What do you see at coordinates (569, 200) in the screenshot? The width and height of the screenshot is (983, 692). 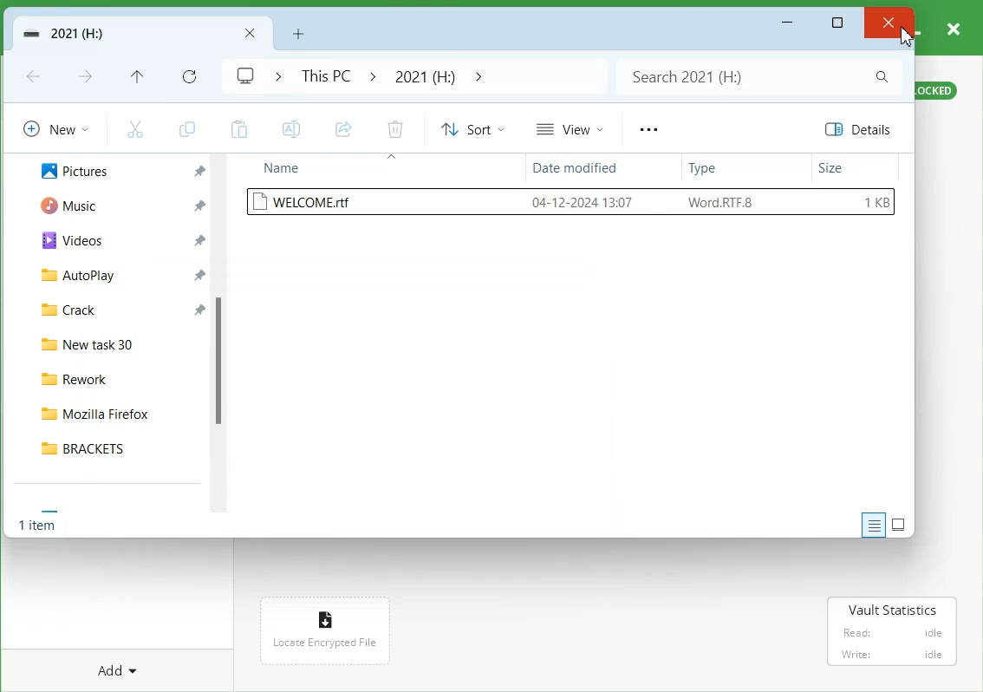 I see `welcome.rtf` at bounding box center [569, 200].